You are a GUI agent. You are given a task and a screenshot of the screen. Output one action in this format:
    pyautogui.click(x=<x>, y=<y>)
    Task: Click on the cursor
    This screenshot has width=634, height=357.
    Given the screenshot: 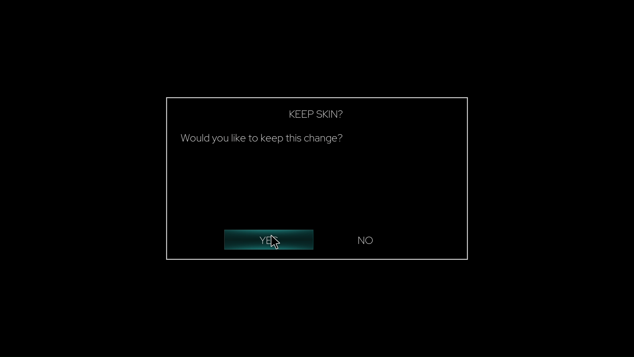 What is the action you would take?
    pyautogui.click(x=277, y=241)
    